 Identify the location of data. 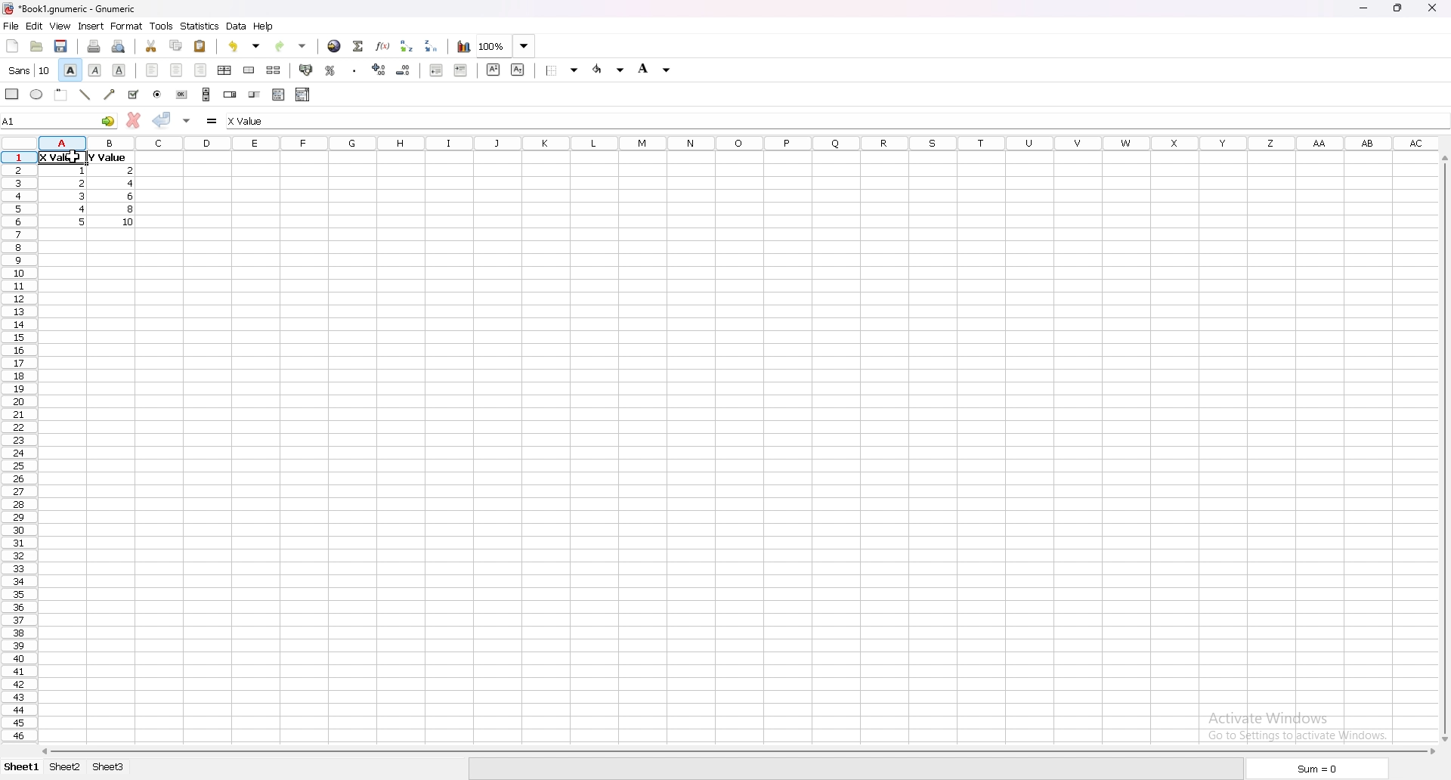
(237, 26).